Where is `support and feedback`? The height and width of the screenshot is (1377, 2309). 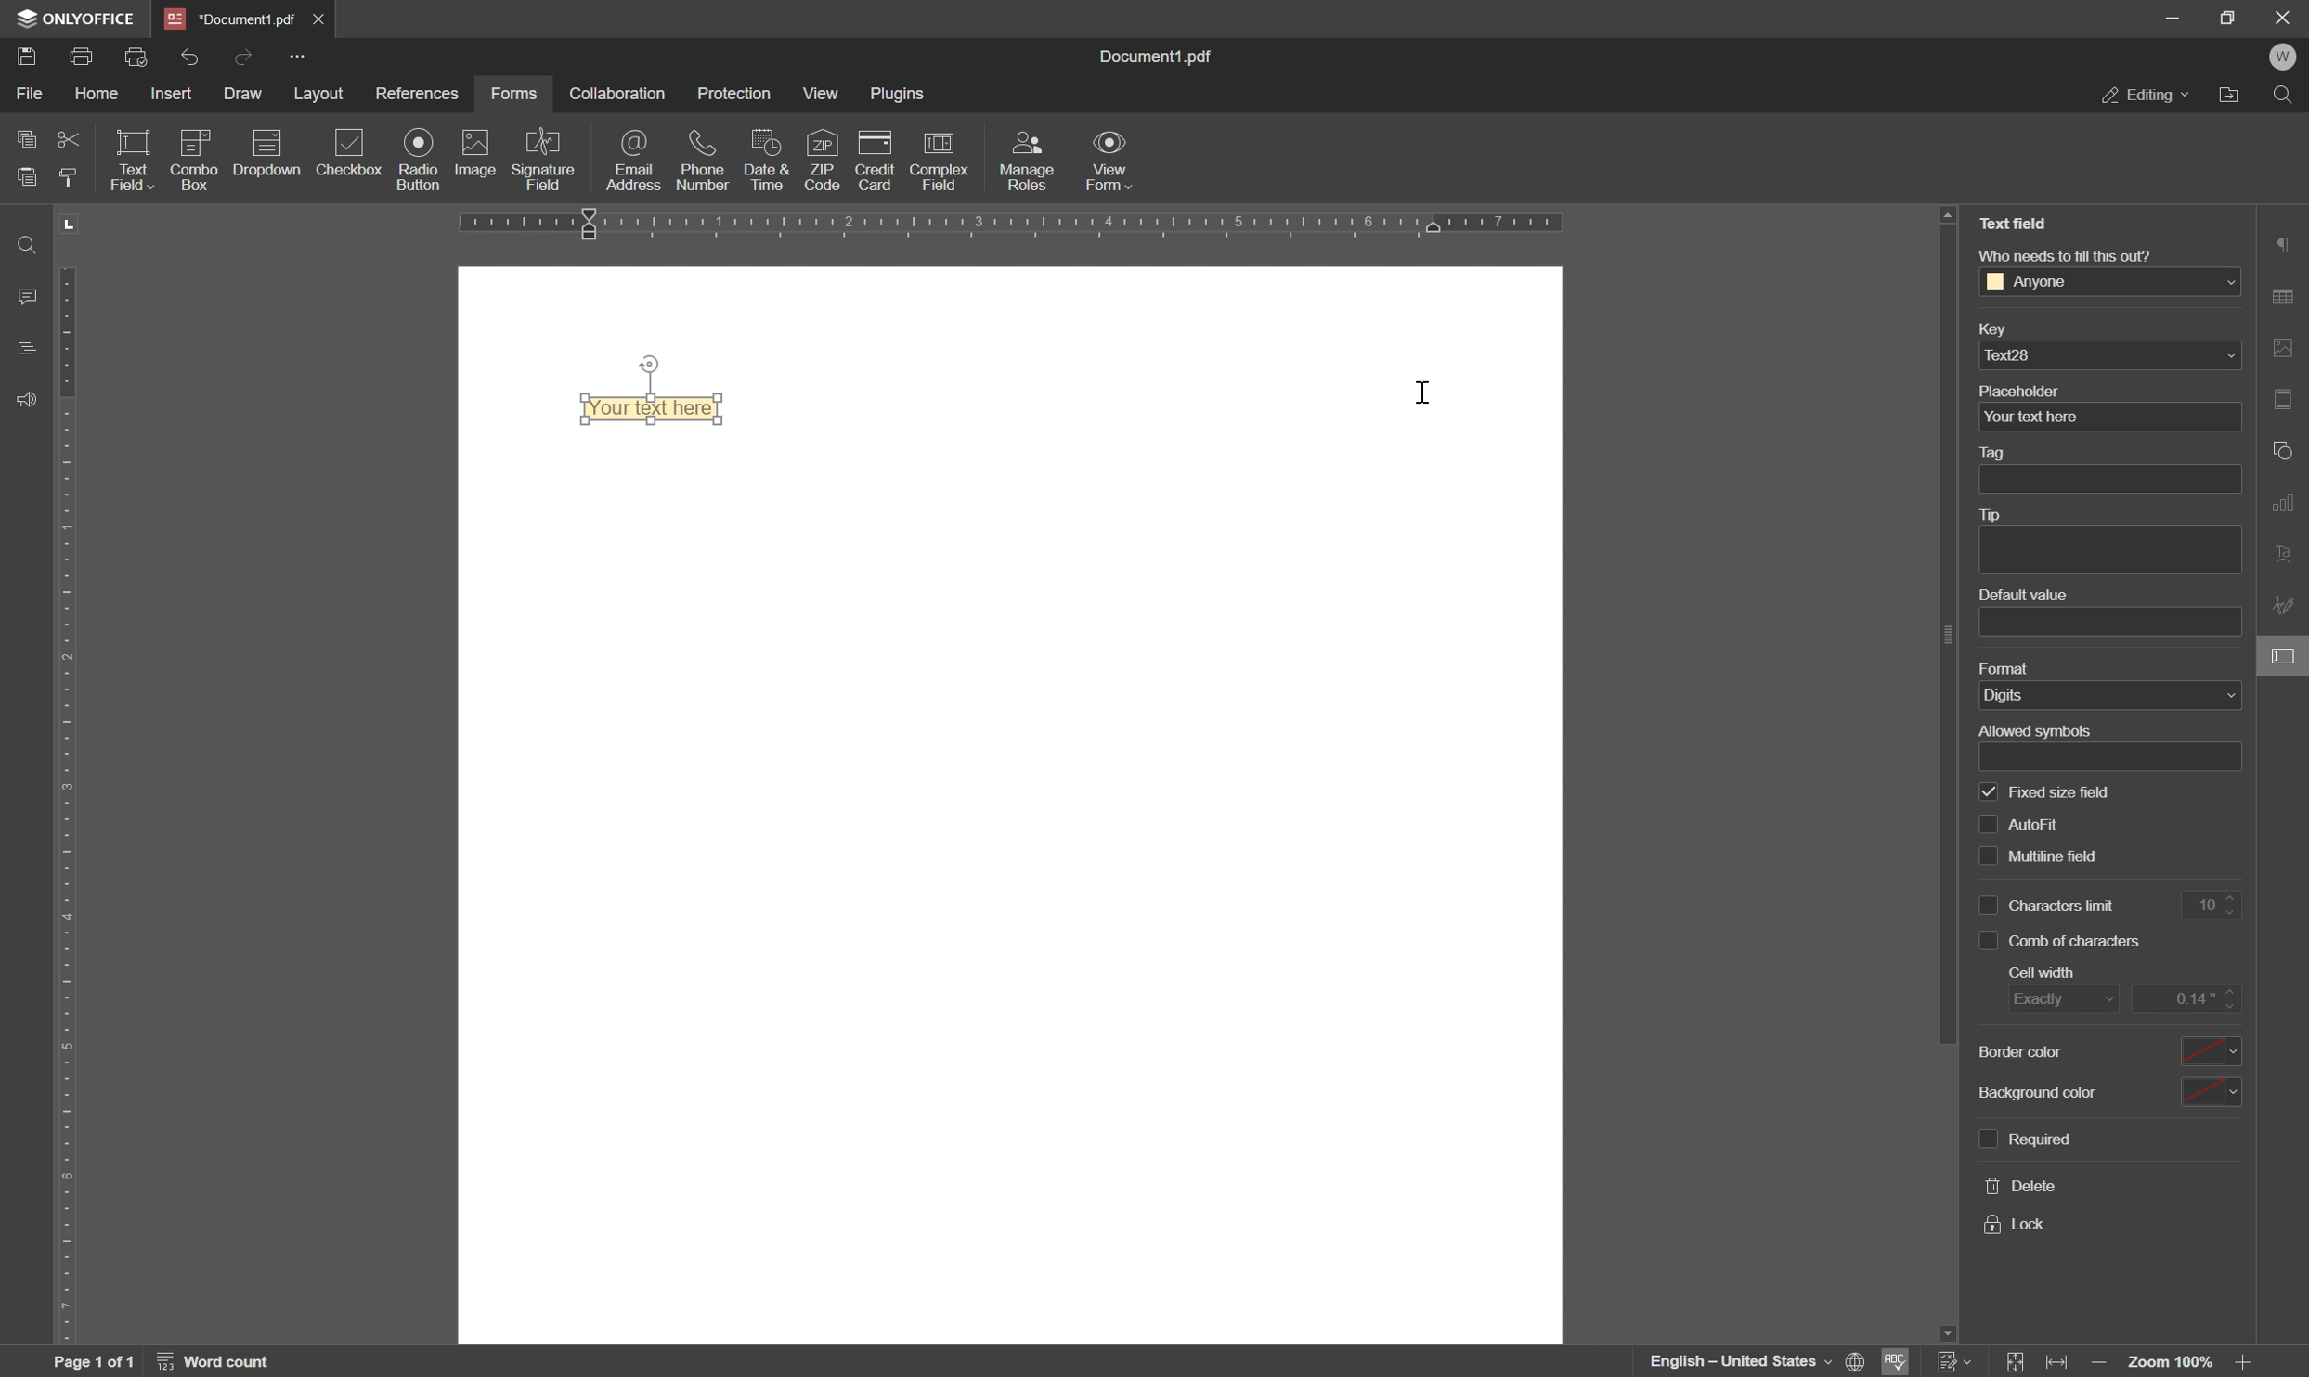 support and feedback is located at coordinates (19, 397).